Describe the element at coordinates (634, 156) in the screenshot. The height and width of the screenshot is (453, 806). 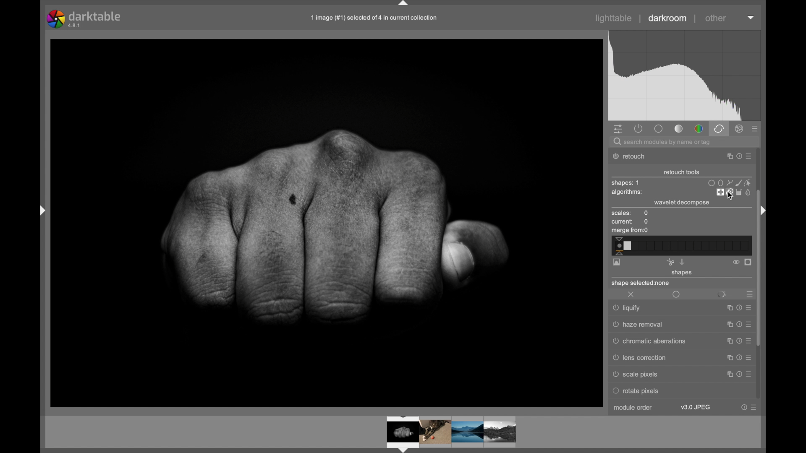
I see `retouch` at that location.